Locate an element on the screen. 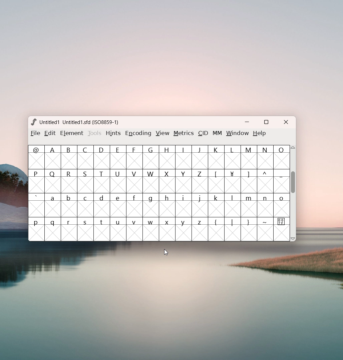 Image resolution: width=343 pixels, height=360 pixels. special character is located at coordinates (282, 229).